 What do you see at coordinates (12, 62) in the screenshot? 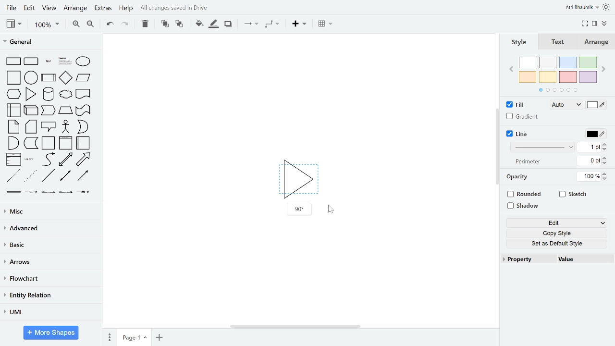
I see `rectangle` at bounding box center [12, 62].